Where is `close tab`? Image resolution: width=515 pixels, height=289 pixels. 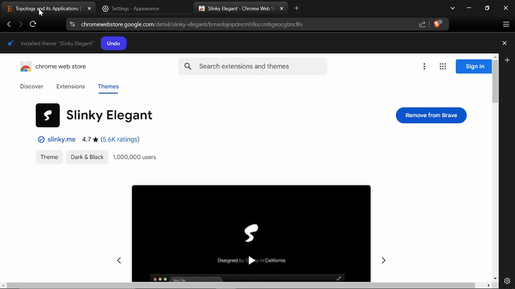 close tab is located at coordinates (90, 9).